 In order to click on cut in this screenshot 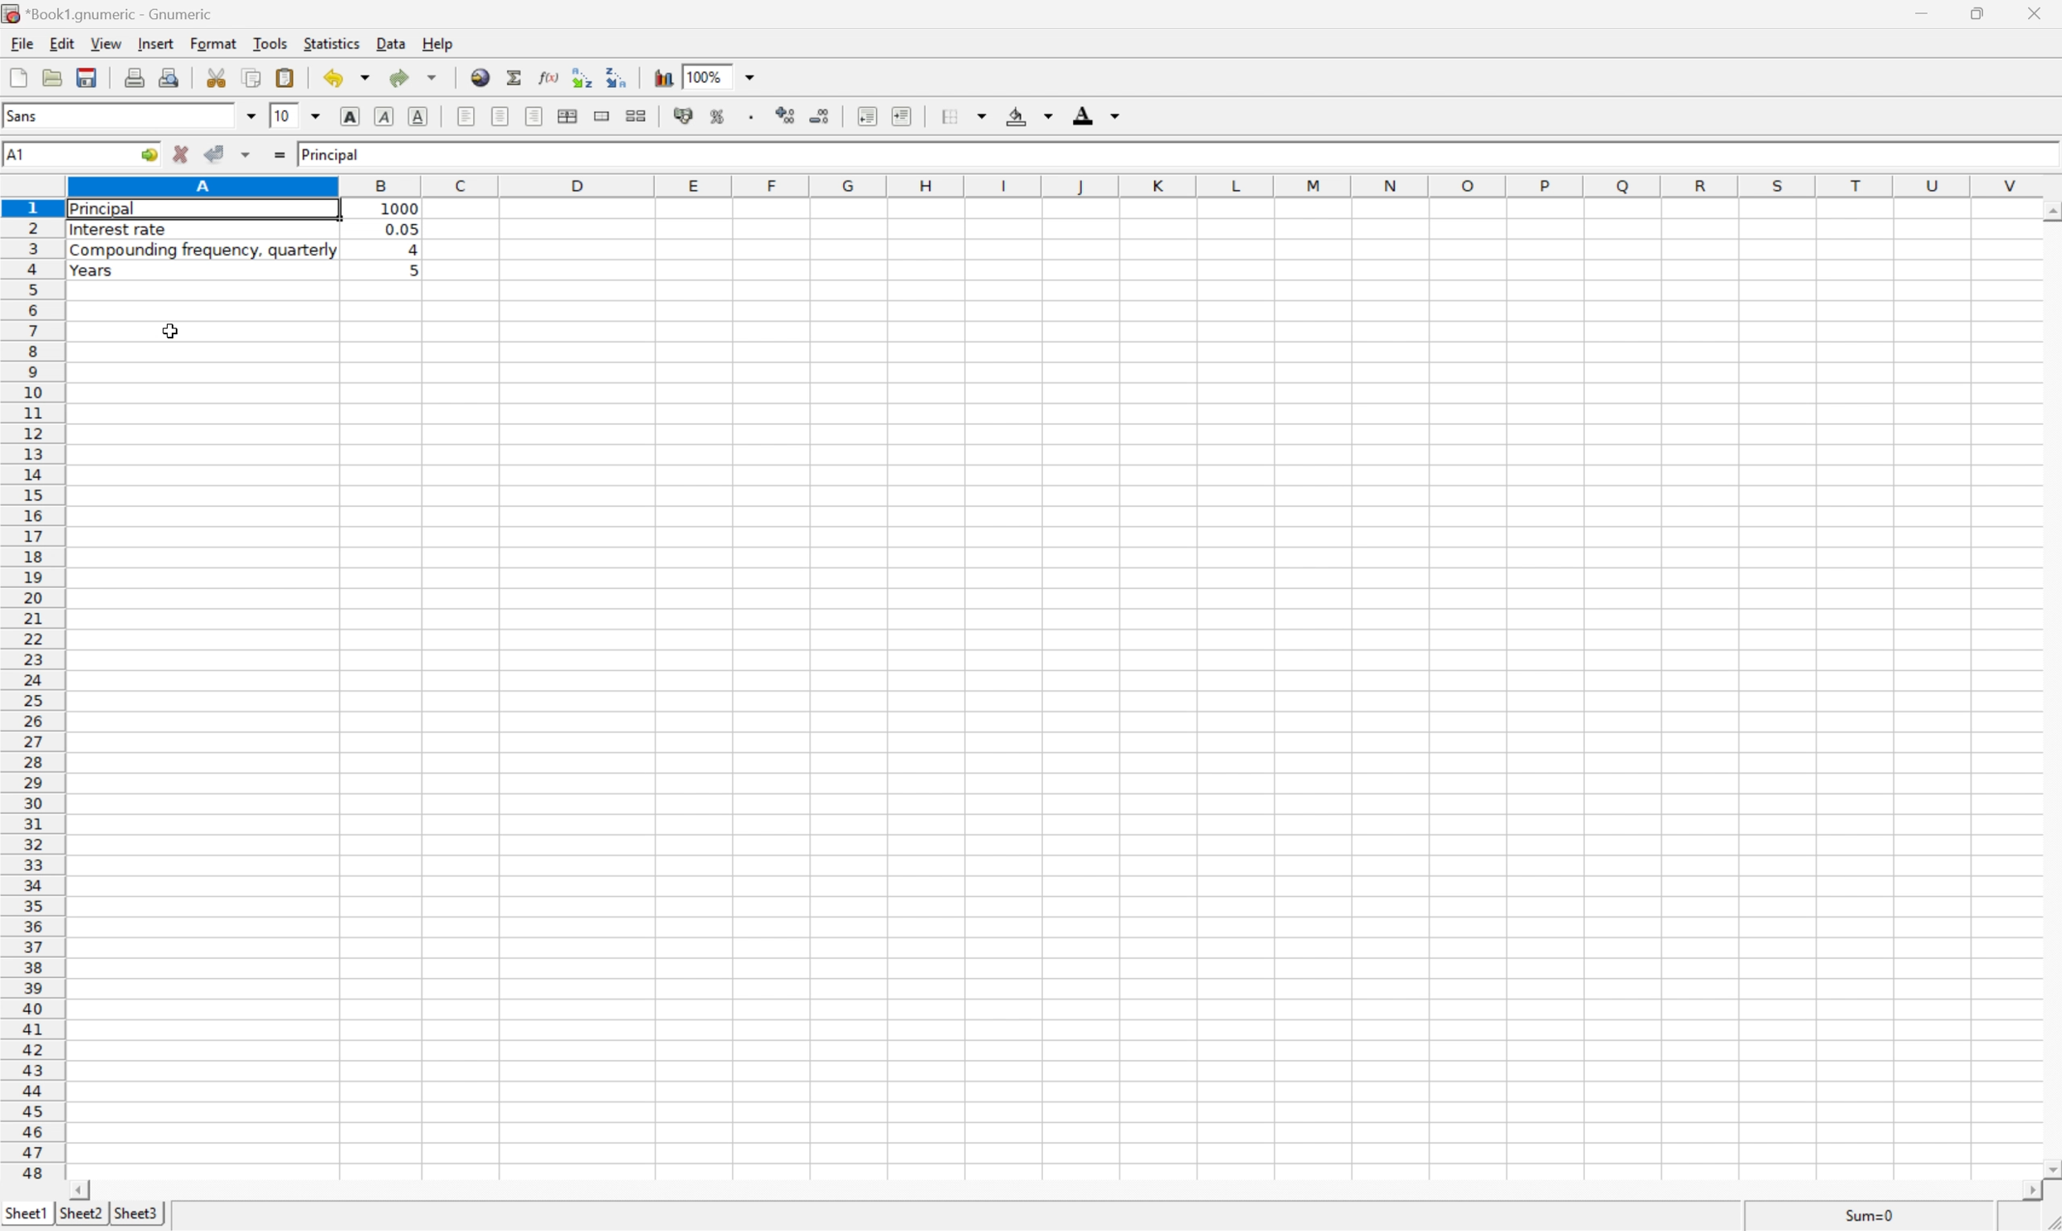, I will do `click(216, 77)`.